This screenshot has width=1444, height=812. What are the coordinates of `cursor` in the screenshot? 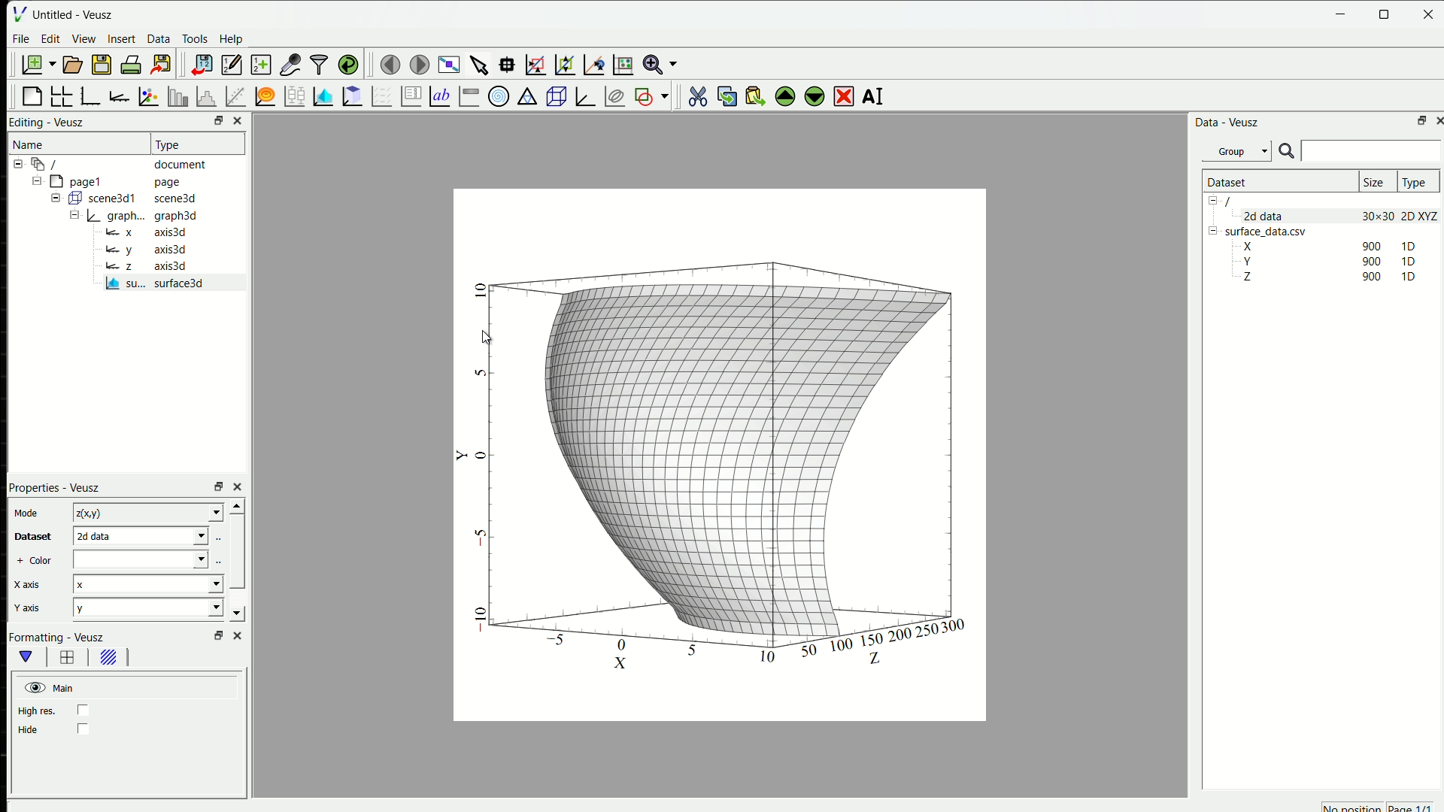 It's located at (492, 339).